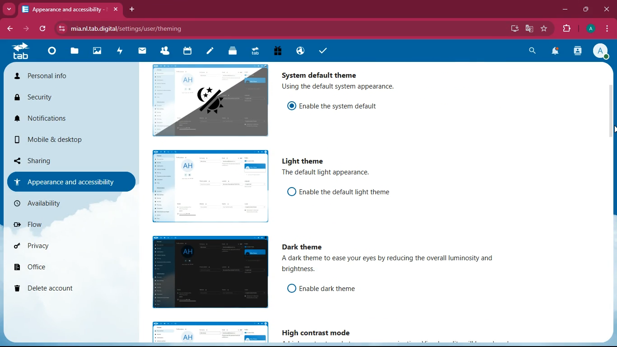 Image resolution: width=617 pixels, height=347 pixels. What do you see at coordinates (187, 52) in the screenshot?
I see `calendar` at bounding box center [187, 52].